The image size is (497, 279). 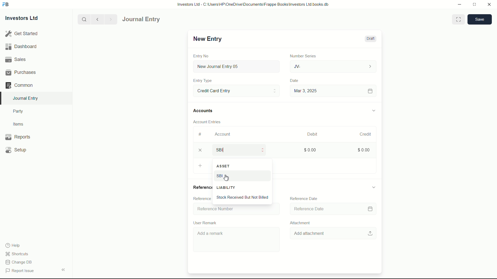 I want to click on journal entry, so click(x=156, y=19).